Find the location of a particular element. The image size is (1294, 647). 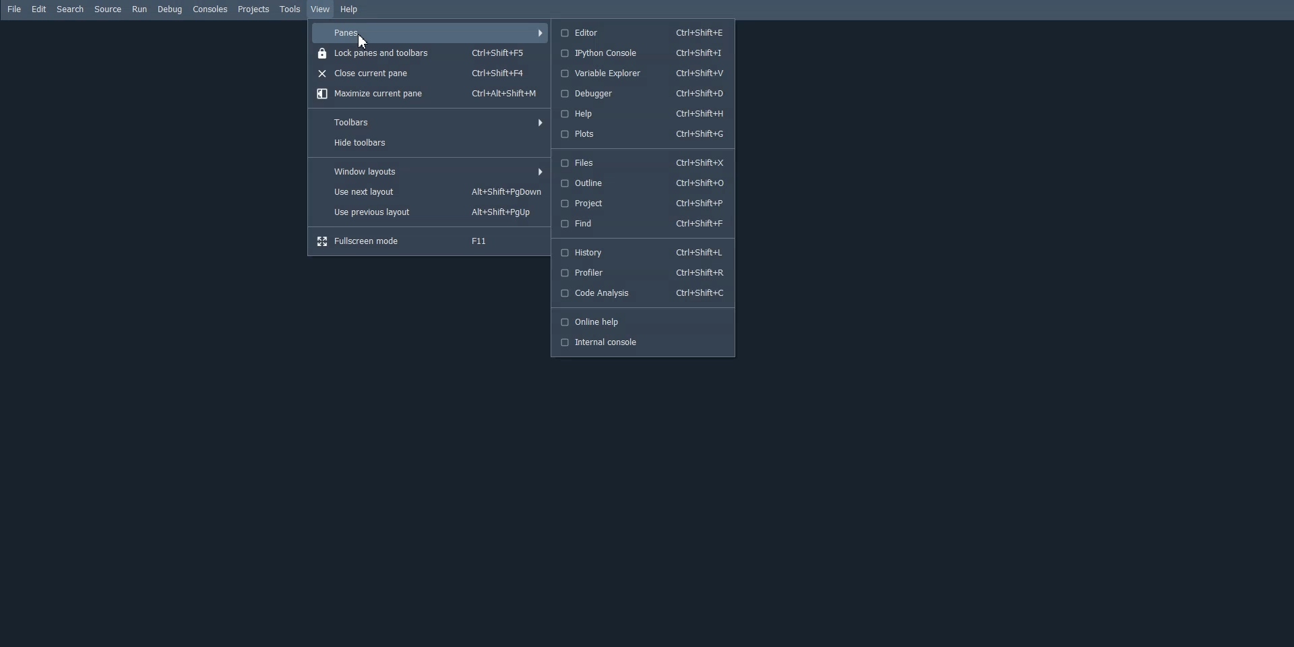

Lock panes and toolbars is located at coordinates (431, 53).